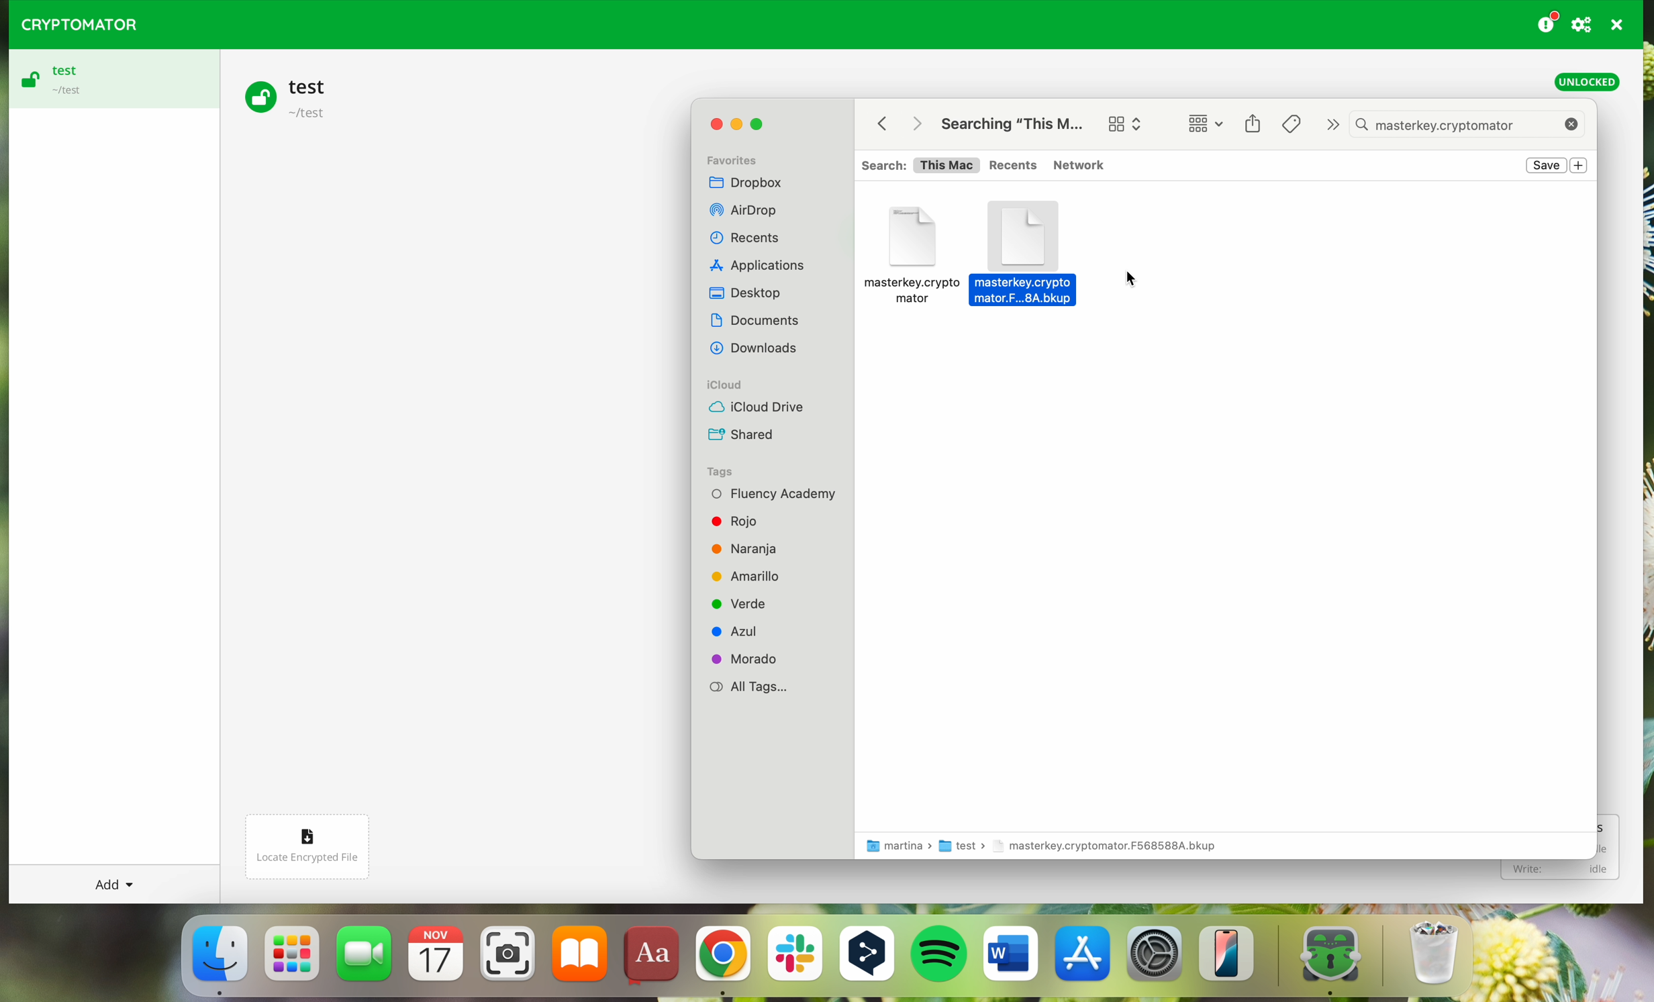 The image size is (1654, 1002). I want to click on settings, so click(1156, 960).